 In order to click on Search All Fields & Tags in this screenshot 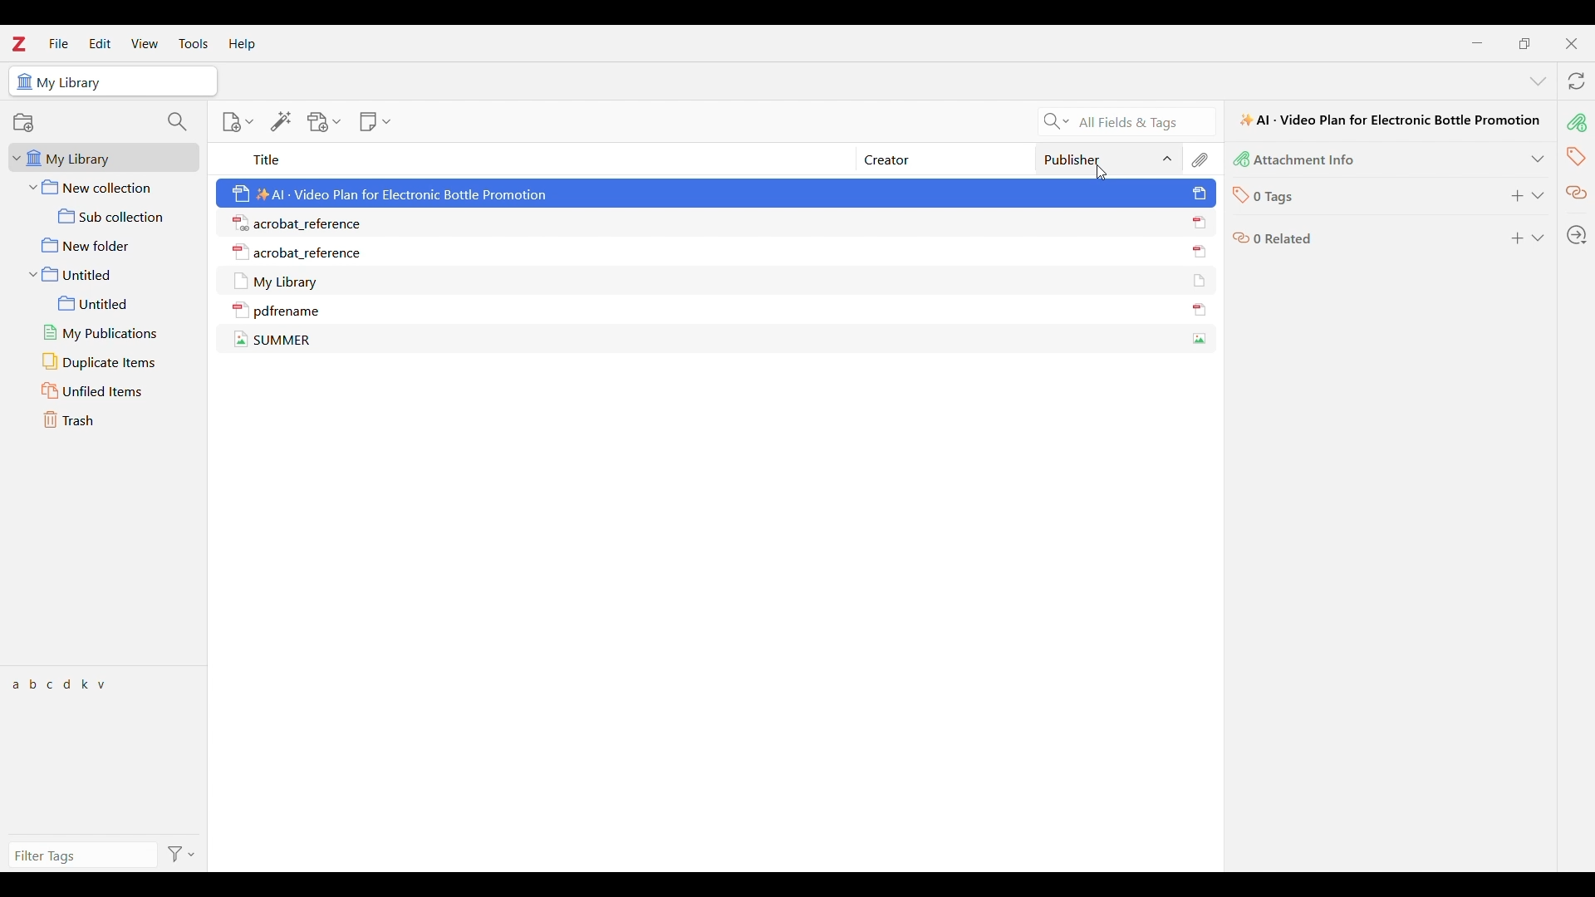, I will do `click(1146, 122)`.